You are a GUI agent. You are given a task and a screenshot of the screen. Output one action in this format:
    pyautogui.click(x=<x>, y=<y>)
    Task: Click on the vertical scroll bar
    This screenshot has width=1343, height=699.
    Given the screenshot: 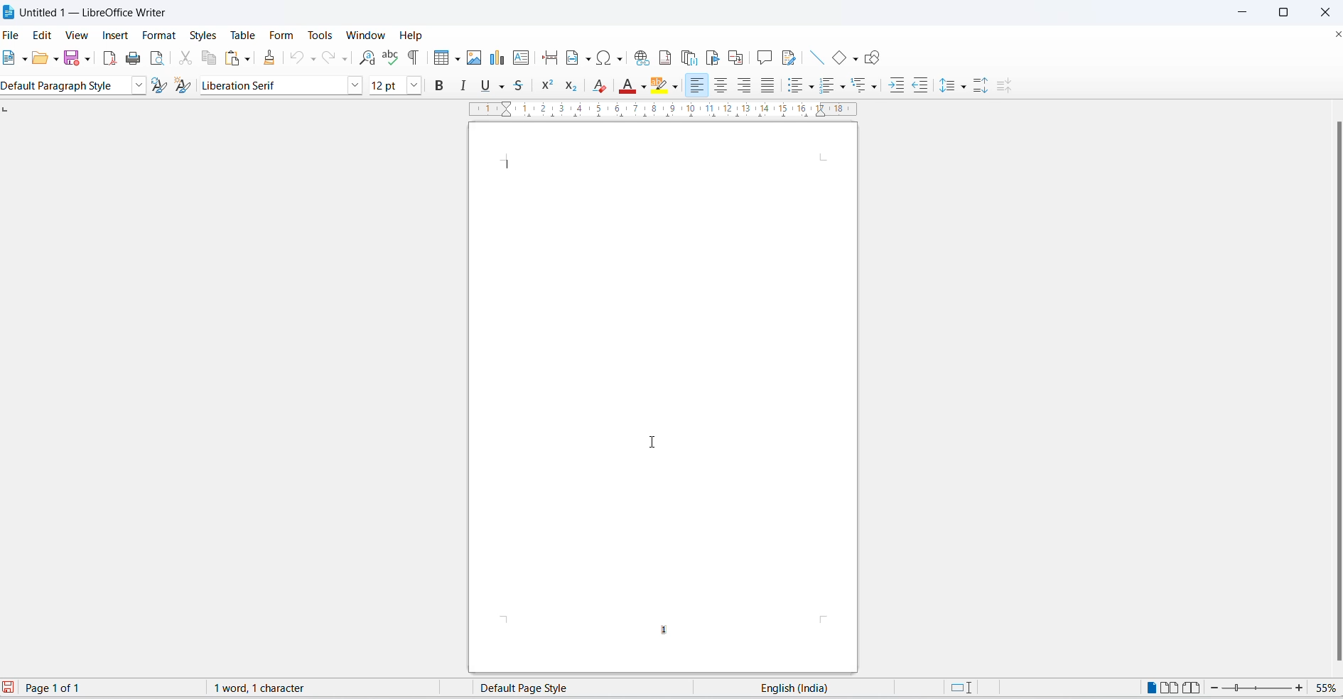 What is the action you would take?
    pyautogui.click(x=1330, y=390)
    